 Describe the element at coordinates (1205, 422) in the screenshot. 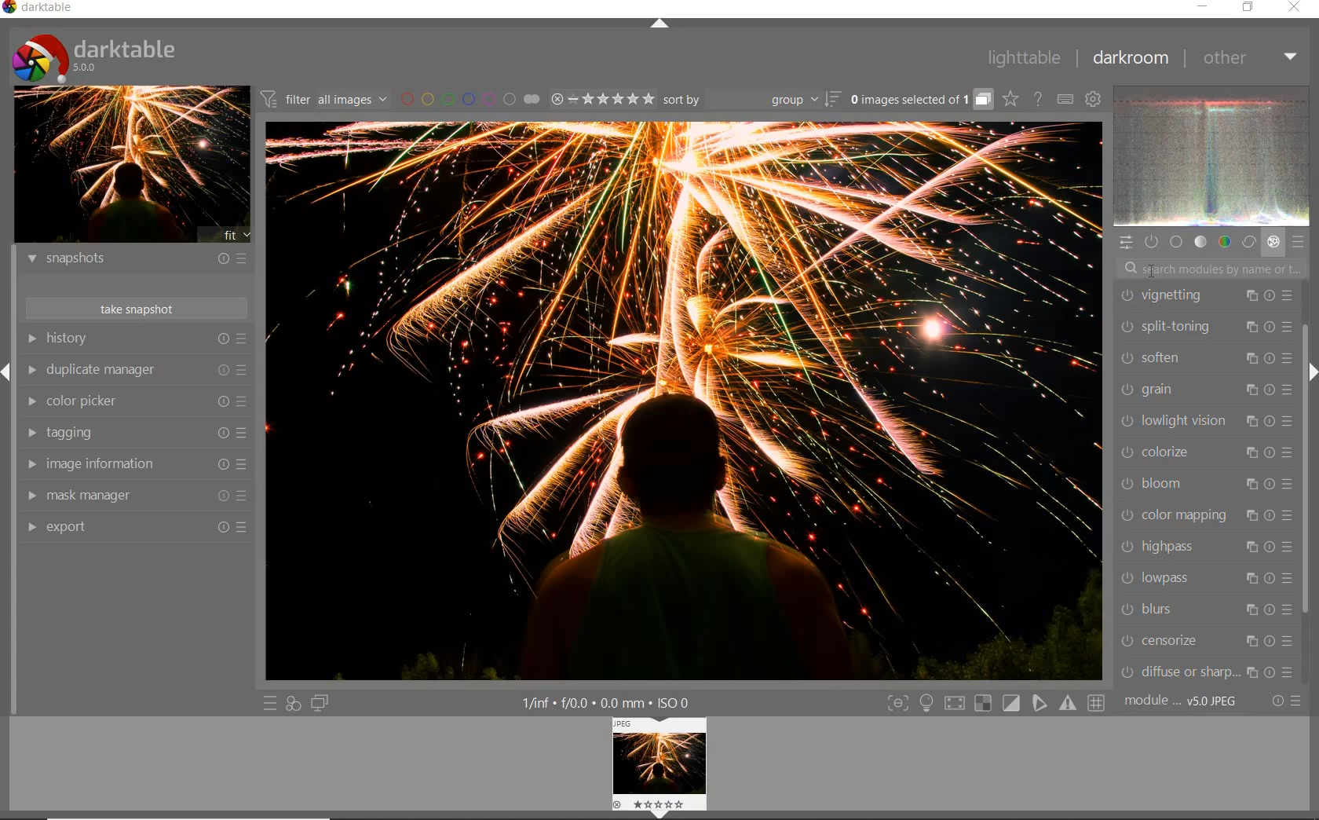

I see `lowlight vision` at that location.